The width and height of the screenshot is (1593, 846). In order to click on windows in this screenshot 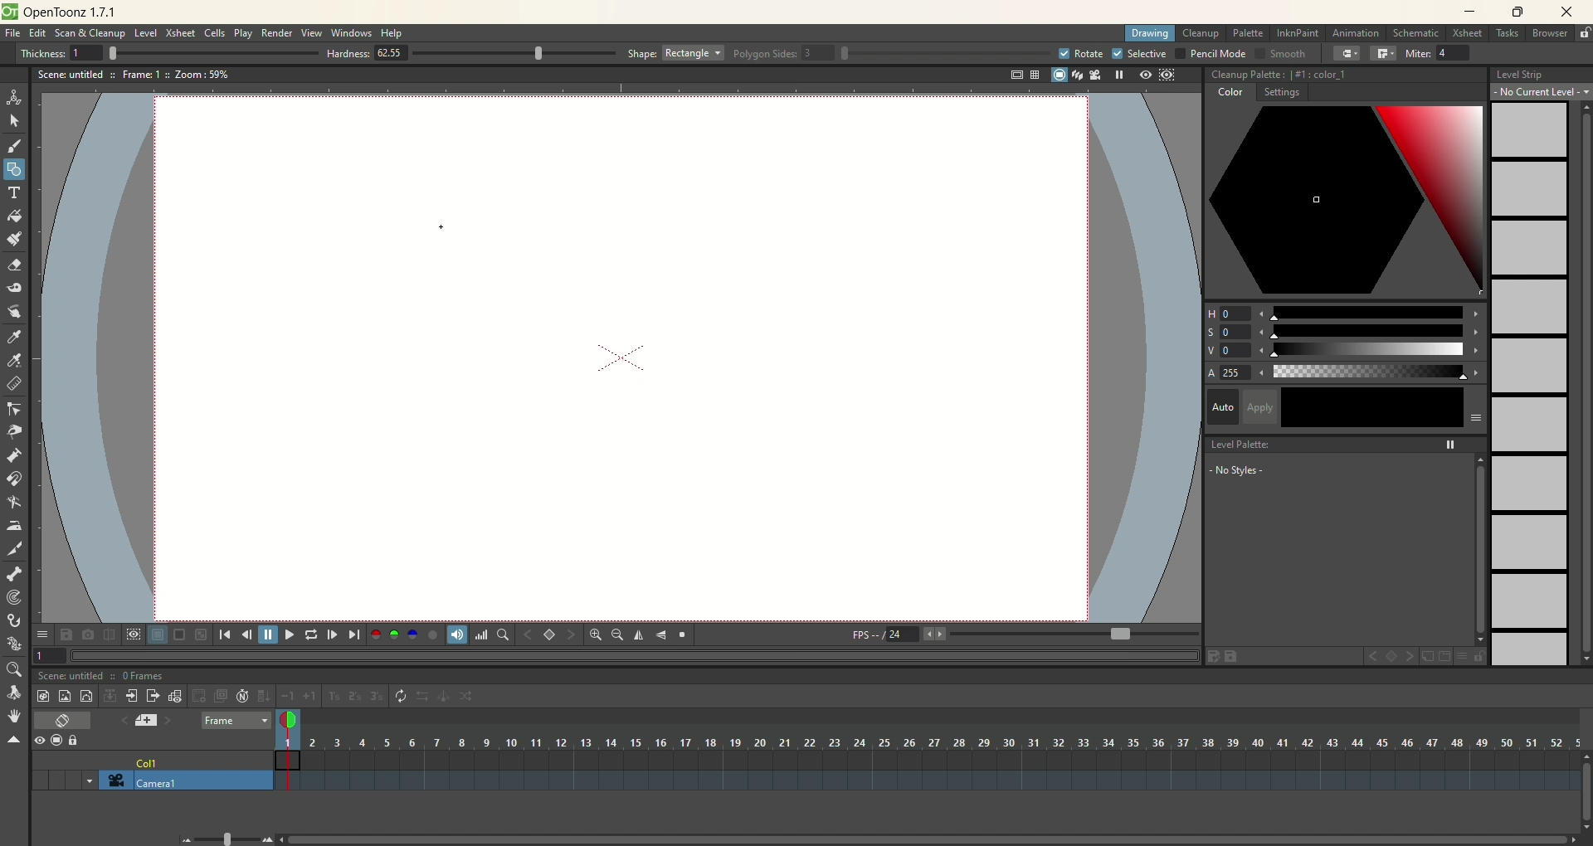, I will do `click(353, 33)`.